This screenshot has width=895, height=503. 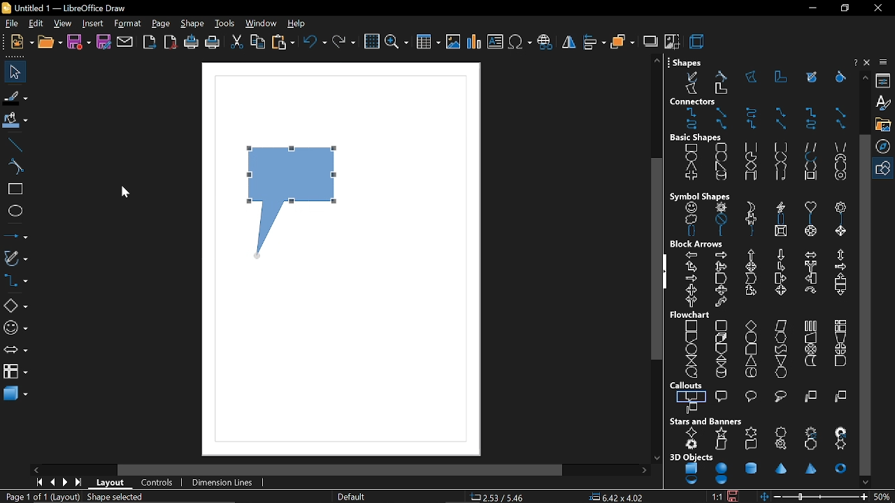 What do you see at coordinates (812, 469) in the screenshot?
I see `pyramid` at bounding box center [812, 469].